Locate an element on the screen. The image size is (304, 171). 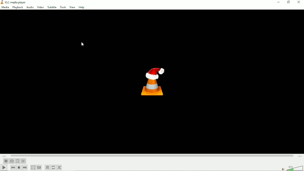
Tools is located at coordinates (62, 7).